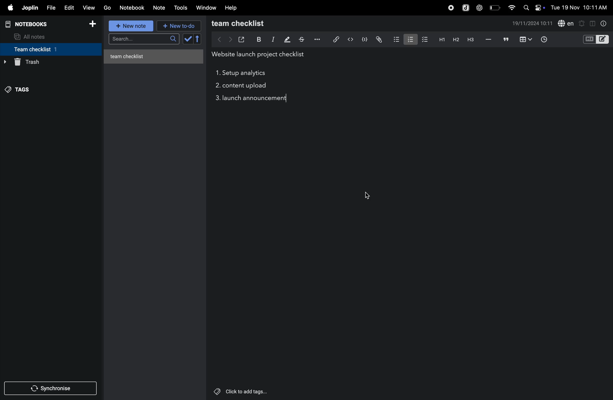 This screenshot has width=613, height=400. What do you see at coordinates (242, 38) in the screenshot?
I see `open window` at bounding box center [242, 38].